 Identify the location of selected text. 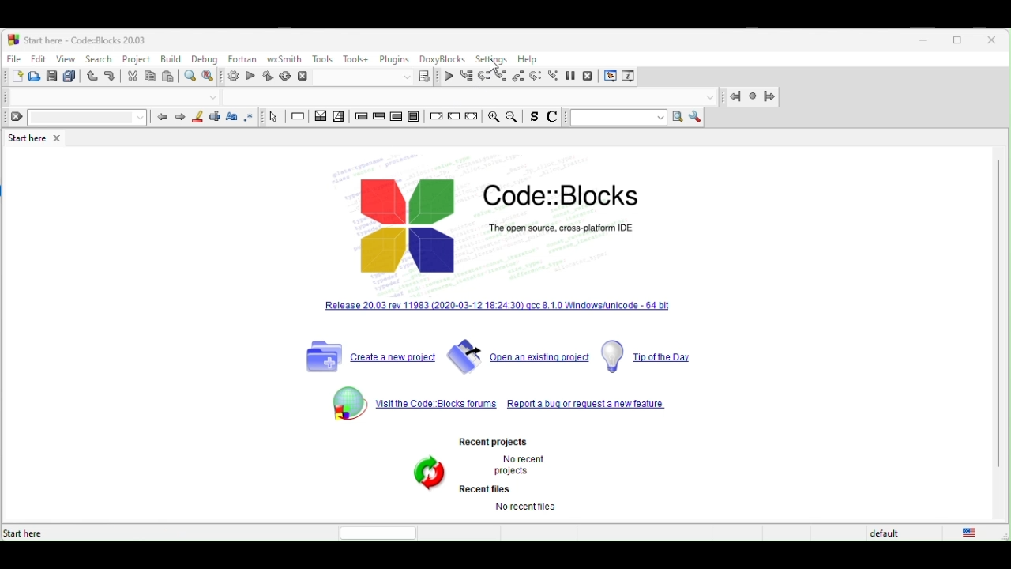
(216, 118).